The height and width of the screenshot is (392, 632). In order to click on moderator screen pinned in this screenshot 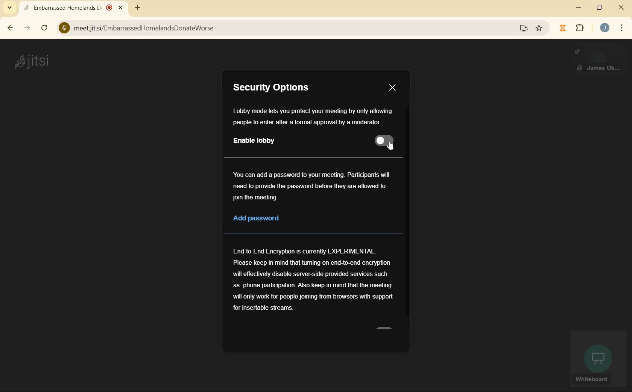, I will do `click(598, 61)`.